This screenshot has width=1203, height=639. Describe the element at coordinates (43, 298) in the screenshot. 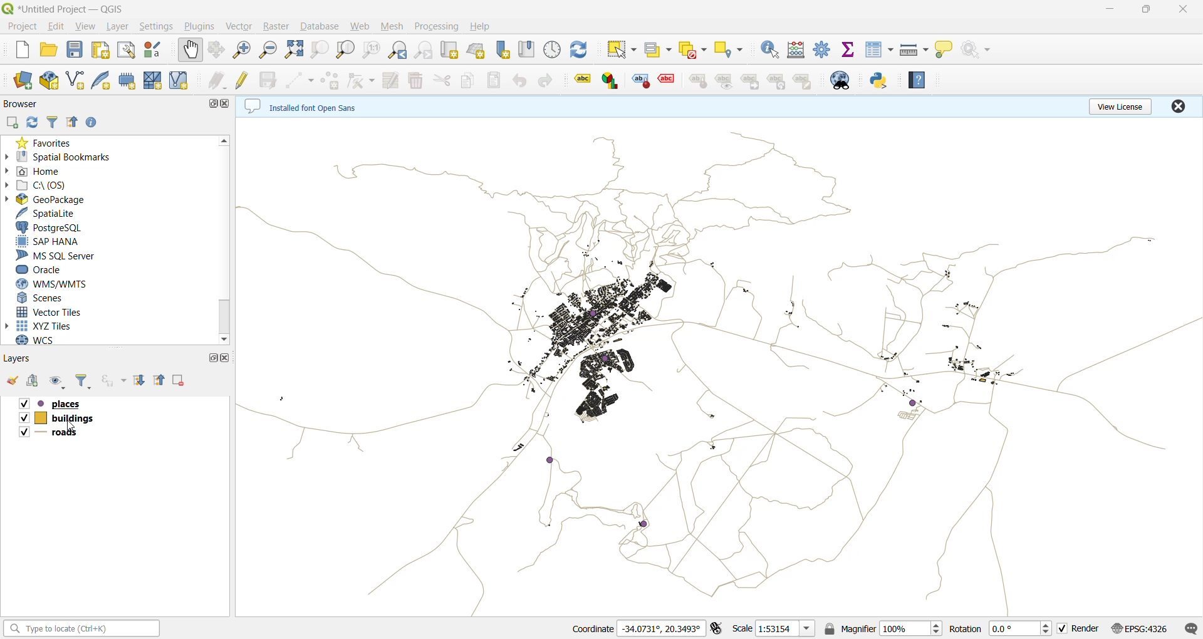

I see `scenes` at that location.